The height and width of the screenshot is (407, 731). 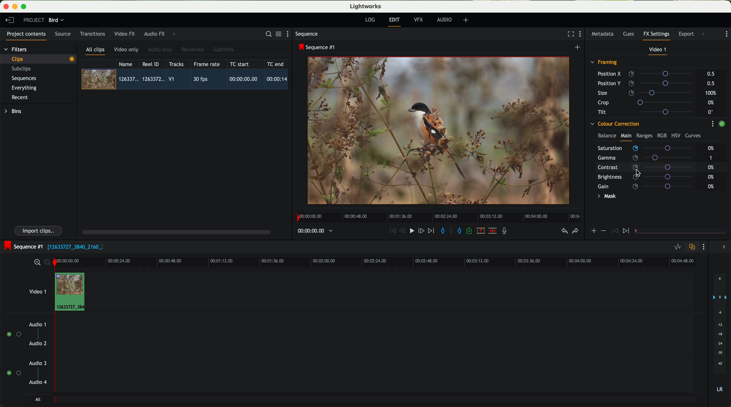 I want to click on 0%, so click(x=712, y=103).